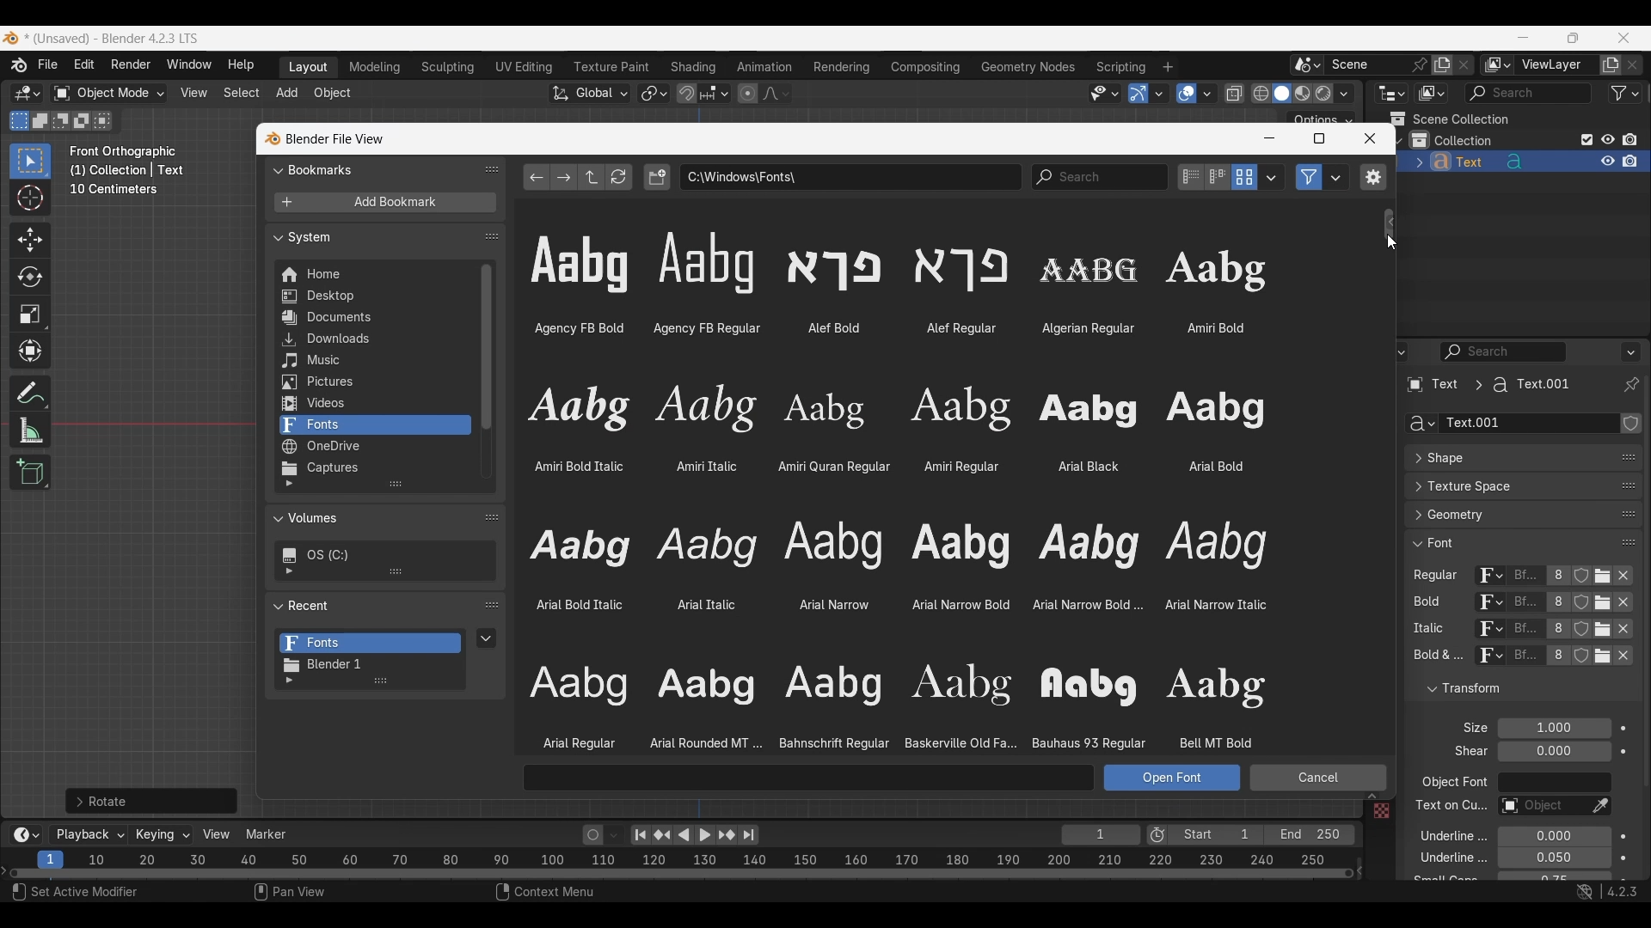  Describe the element at coordinates (1379, 64) in the screenshot. I see `Pin scene to workspace` at that location.